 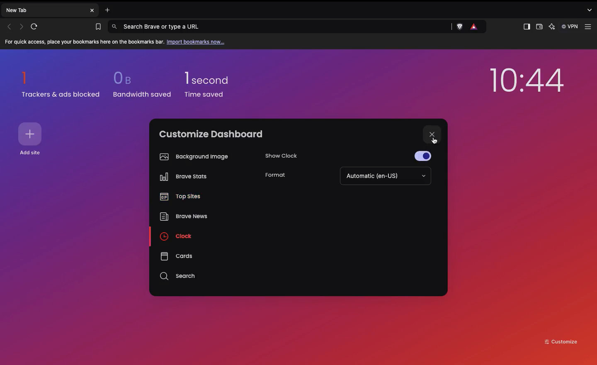 I want to click on Format, so click(x=275, y=176).